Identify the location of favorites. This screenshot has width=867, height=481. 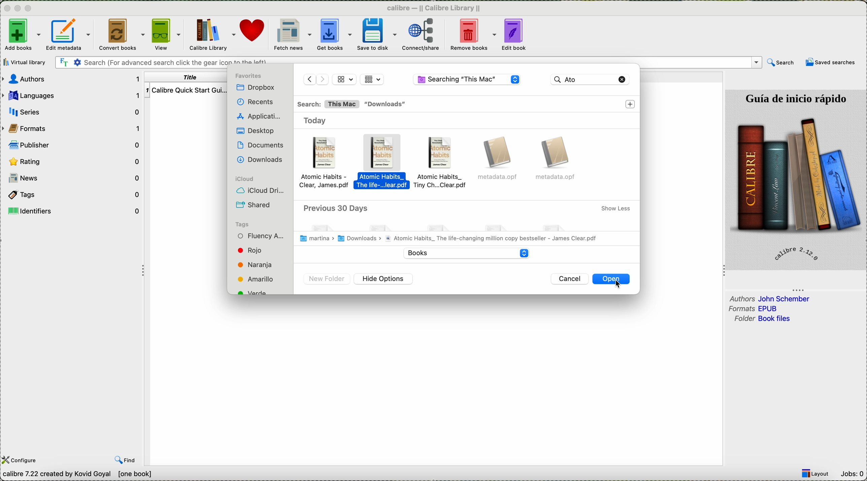
(250, 76).